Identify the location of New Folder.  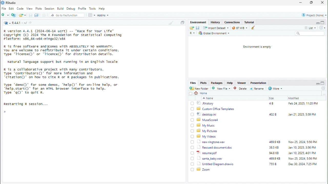
(199, 88).